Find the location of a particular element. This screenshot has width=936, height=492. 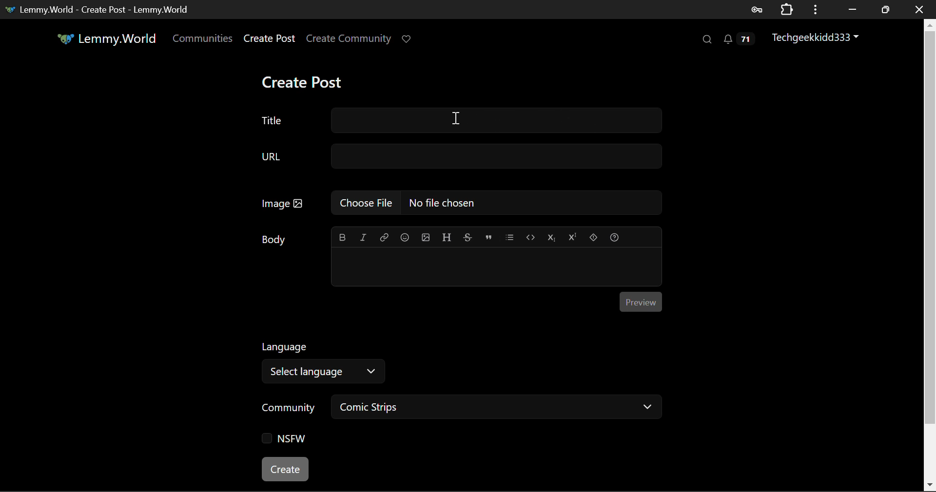

URL is located at coordinates (460, 157).